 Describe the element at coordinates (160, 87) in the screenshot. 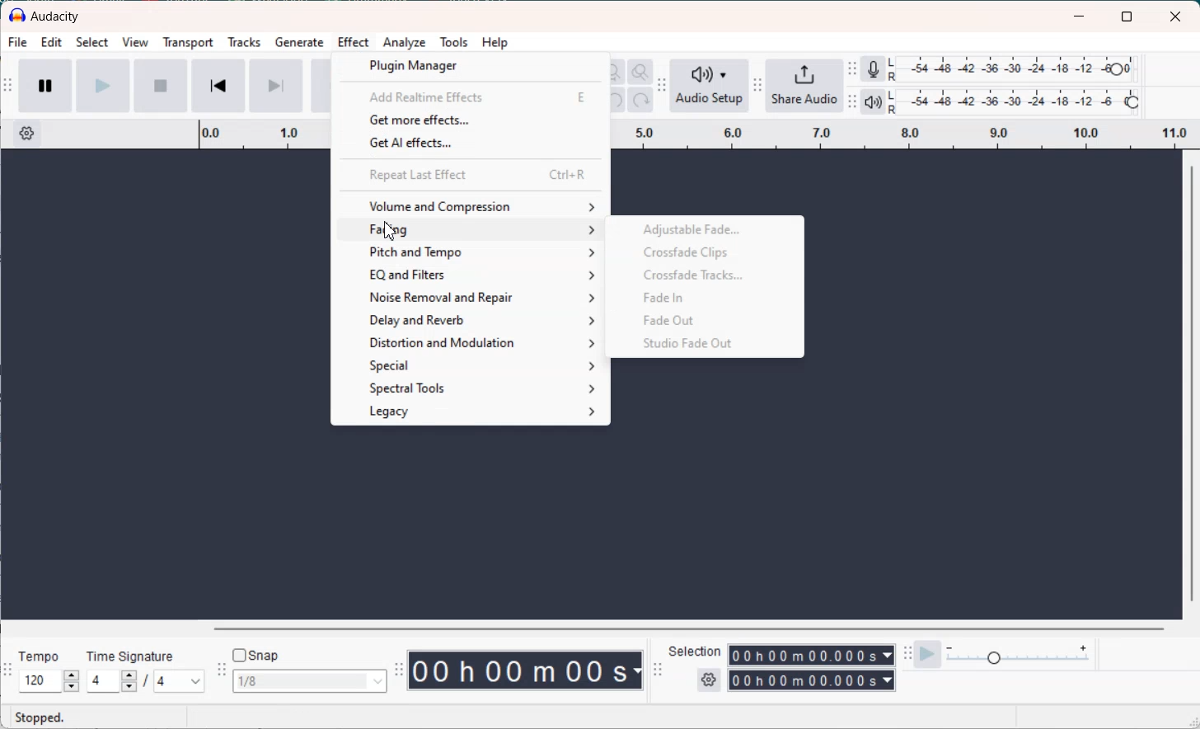

I see `Stop` at that location.